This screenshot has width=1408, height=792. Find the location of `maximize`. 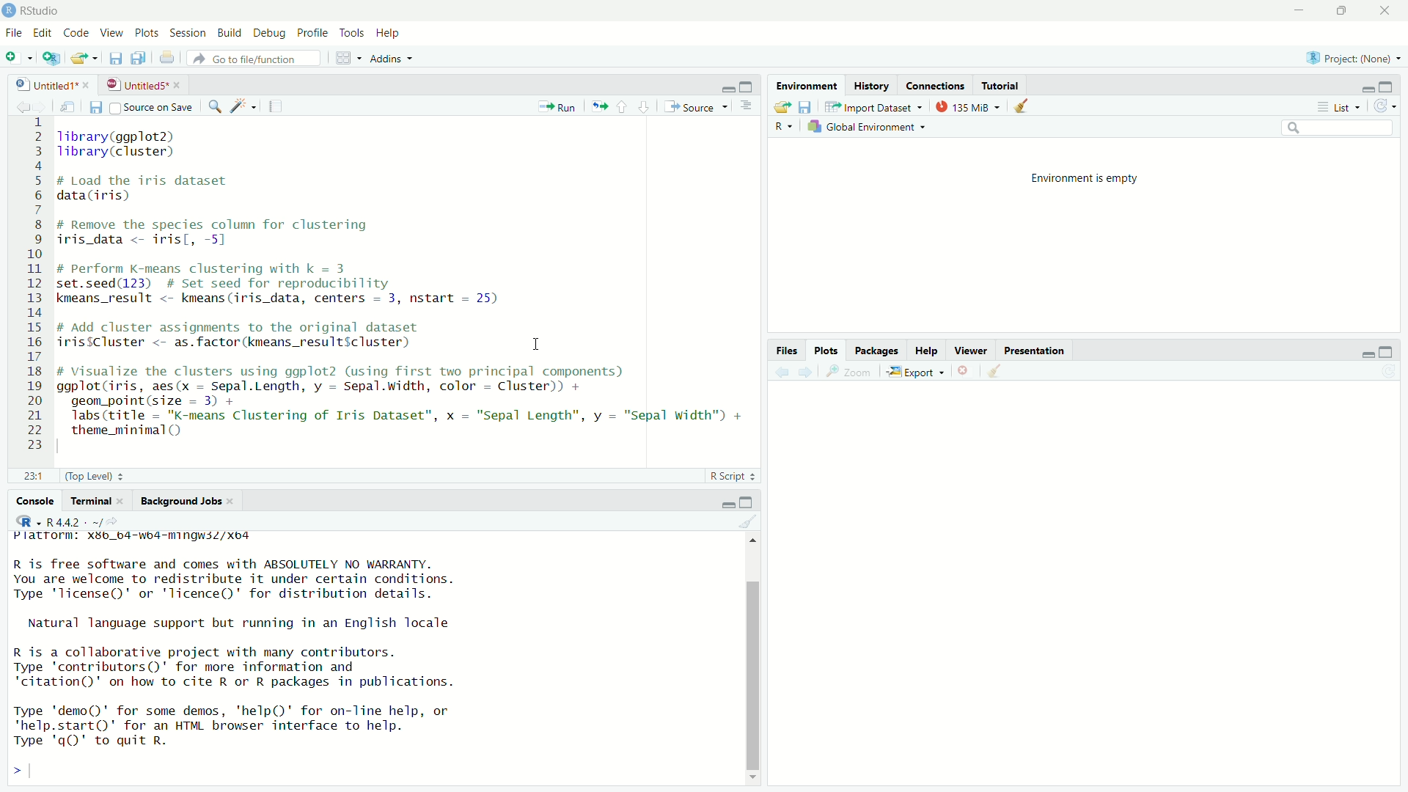

maximize is located at coordinates (752, 85).